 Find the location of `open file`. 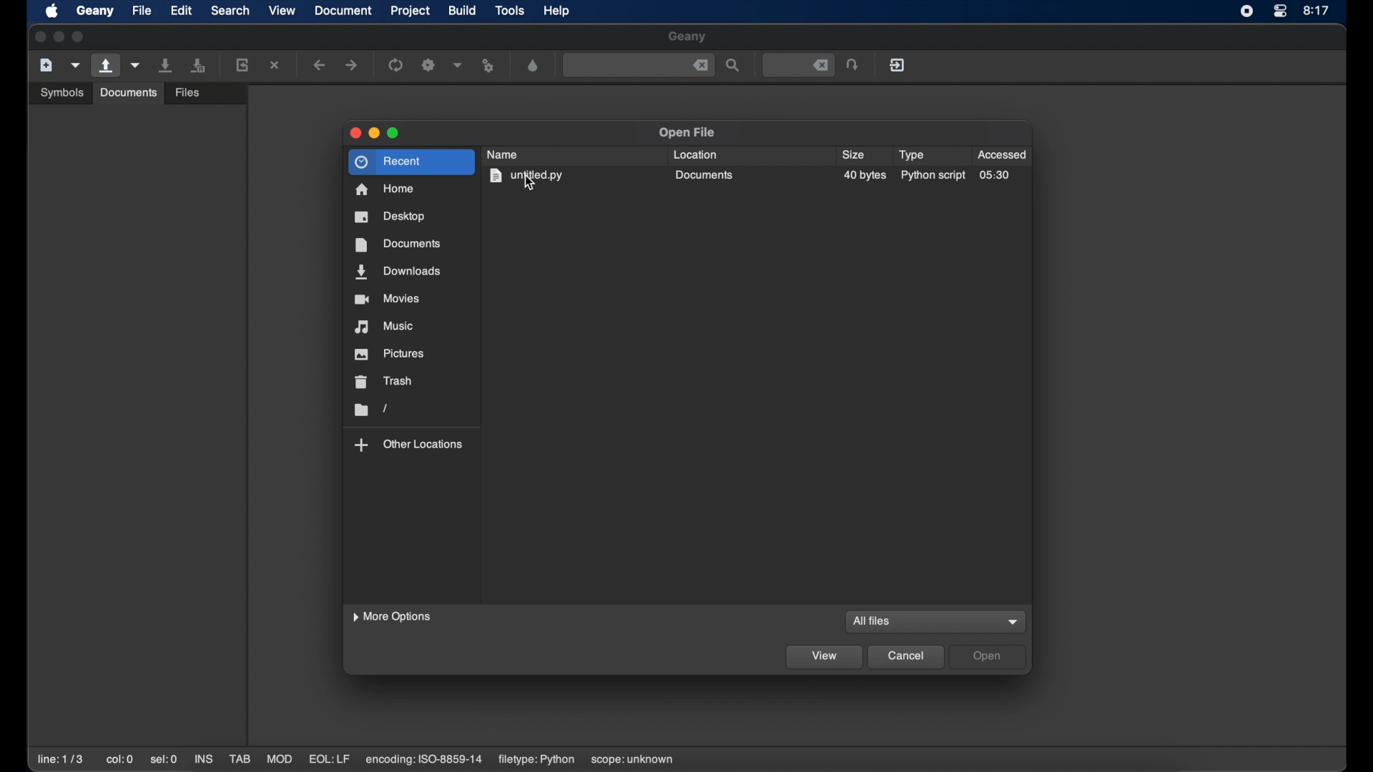

open file is located at coordinates (687, 132).